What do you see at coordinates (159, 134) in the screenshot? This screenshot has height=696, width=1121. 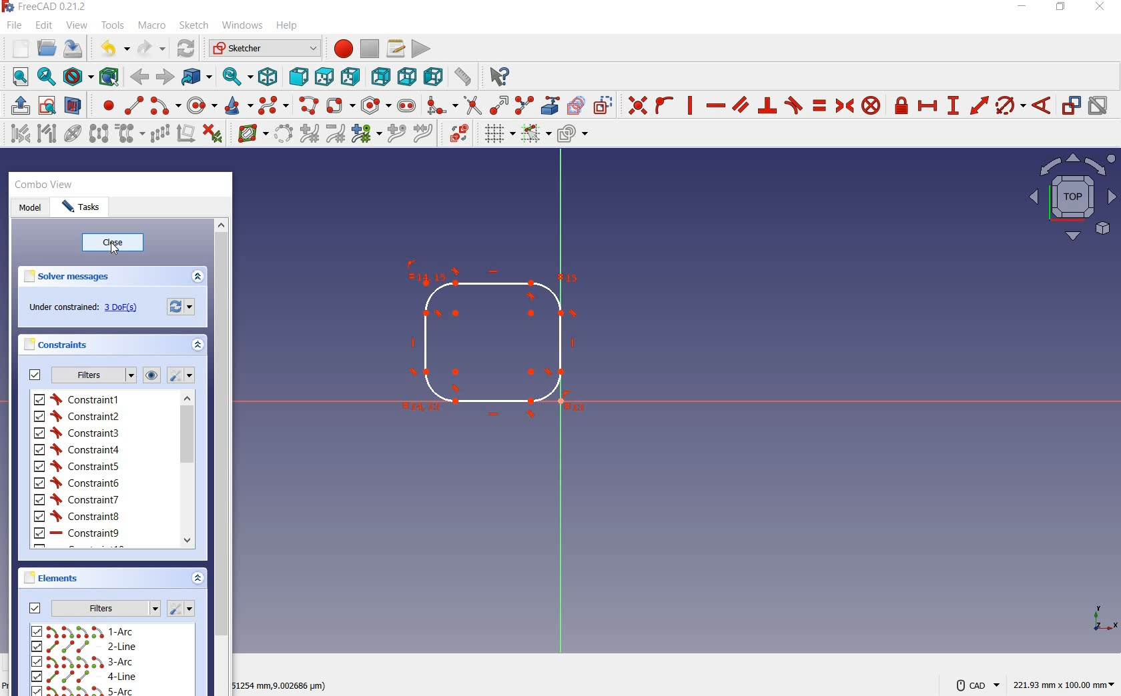 I see `rectangular array` at bounding box center [159, 134].